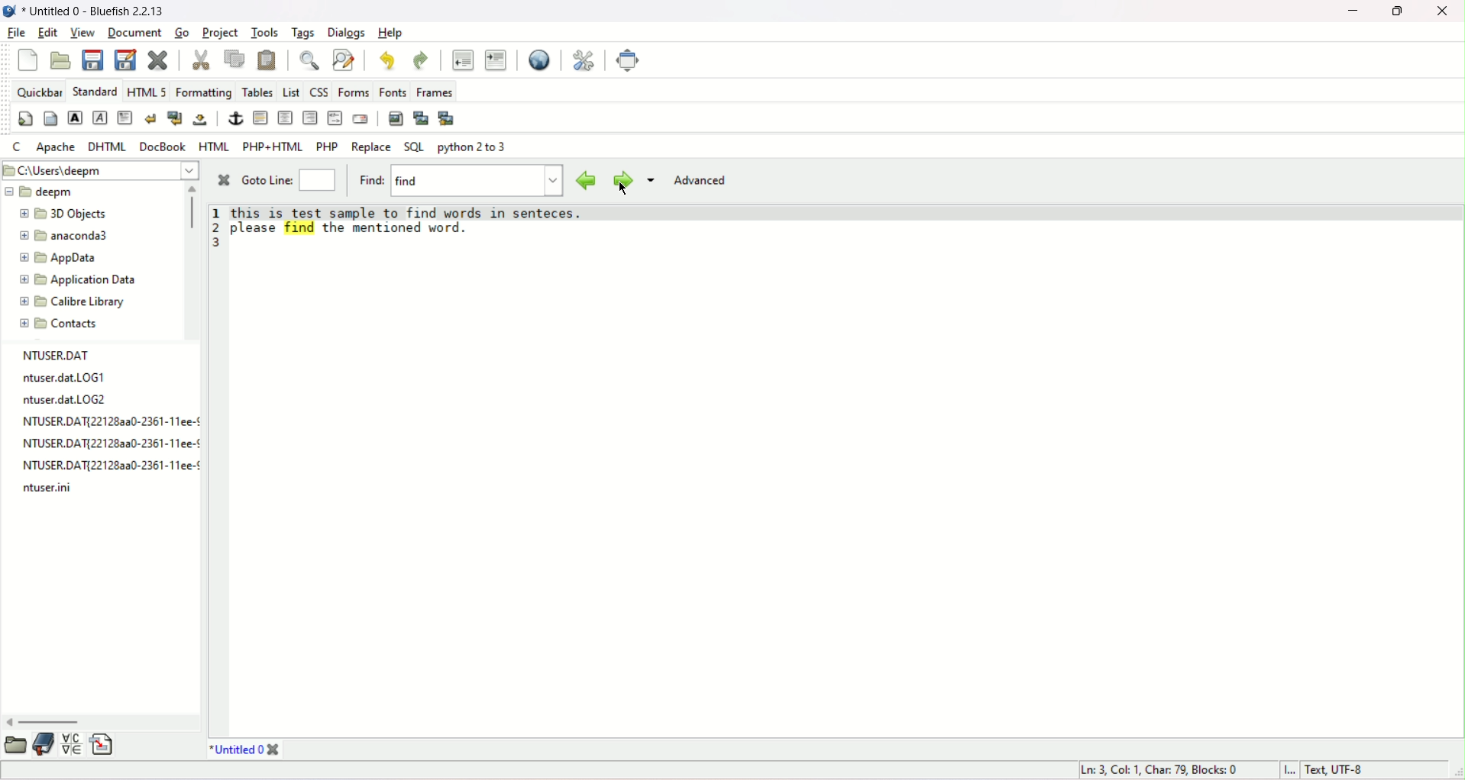  What do you see at coordinates (55, 147) in the screenshot?
I see `Apache` at bounding box center [55, 147].